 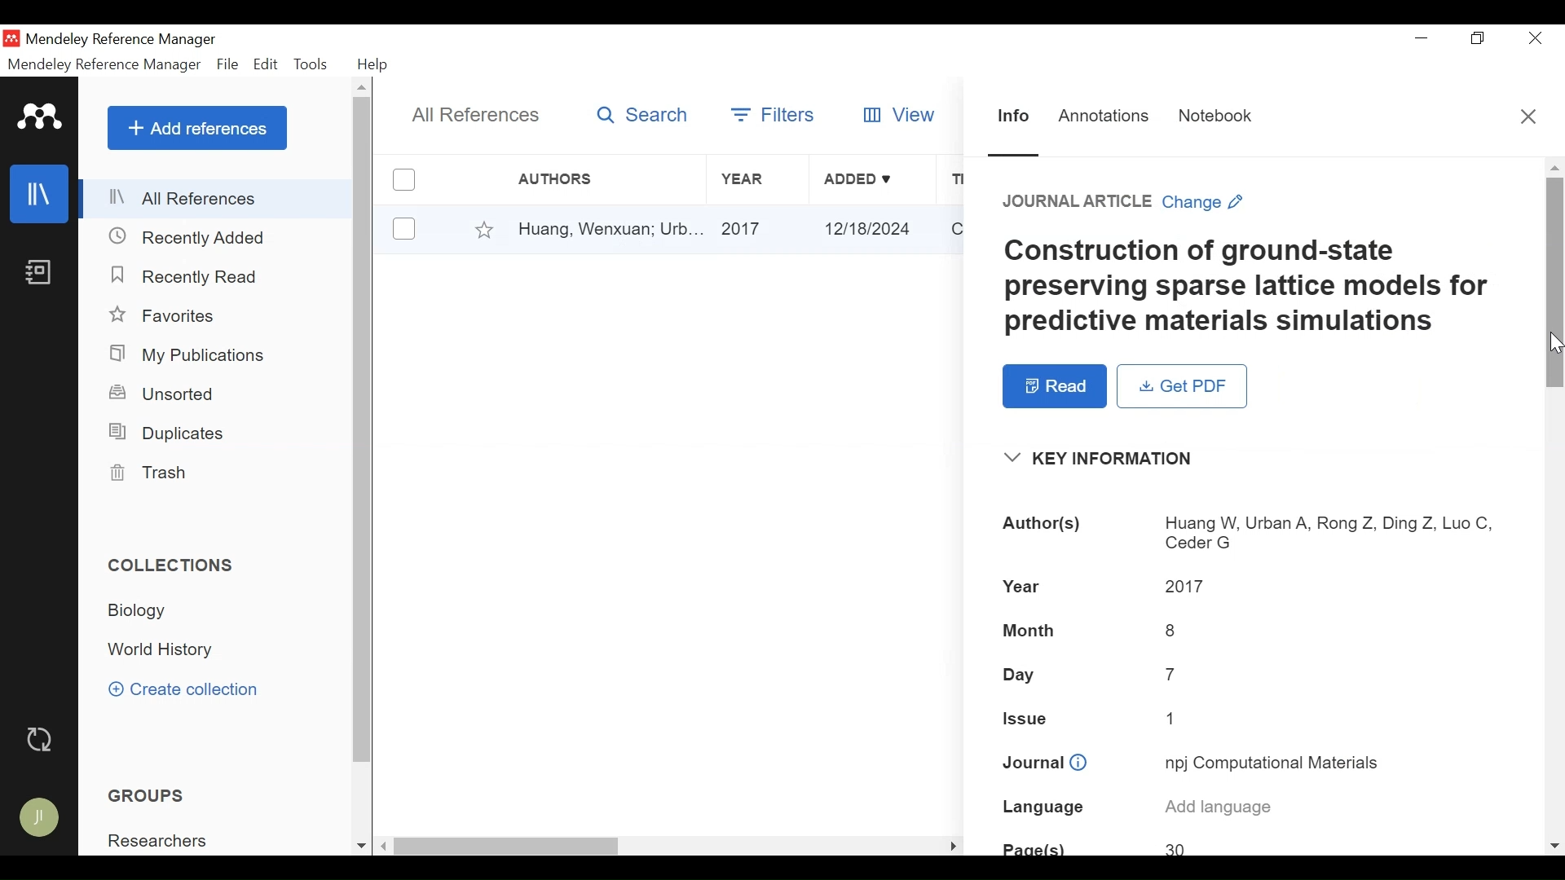 What do you see at coordinates (872, 179) in the screenshot?
I see `Added` at bounding box center [872, 179].